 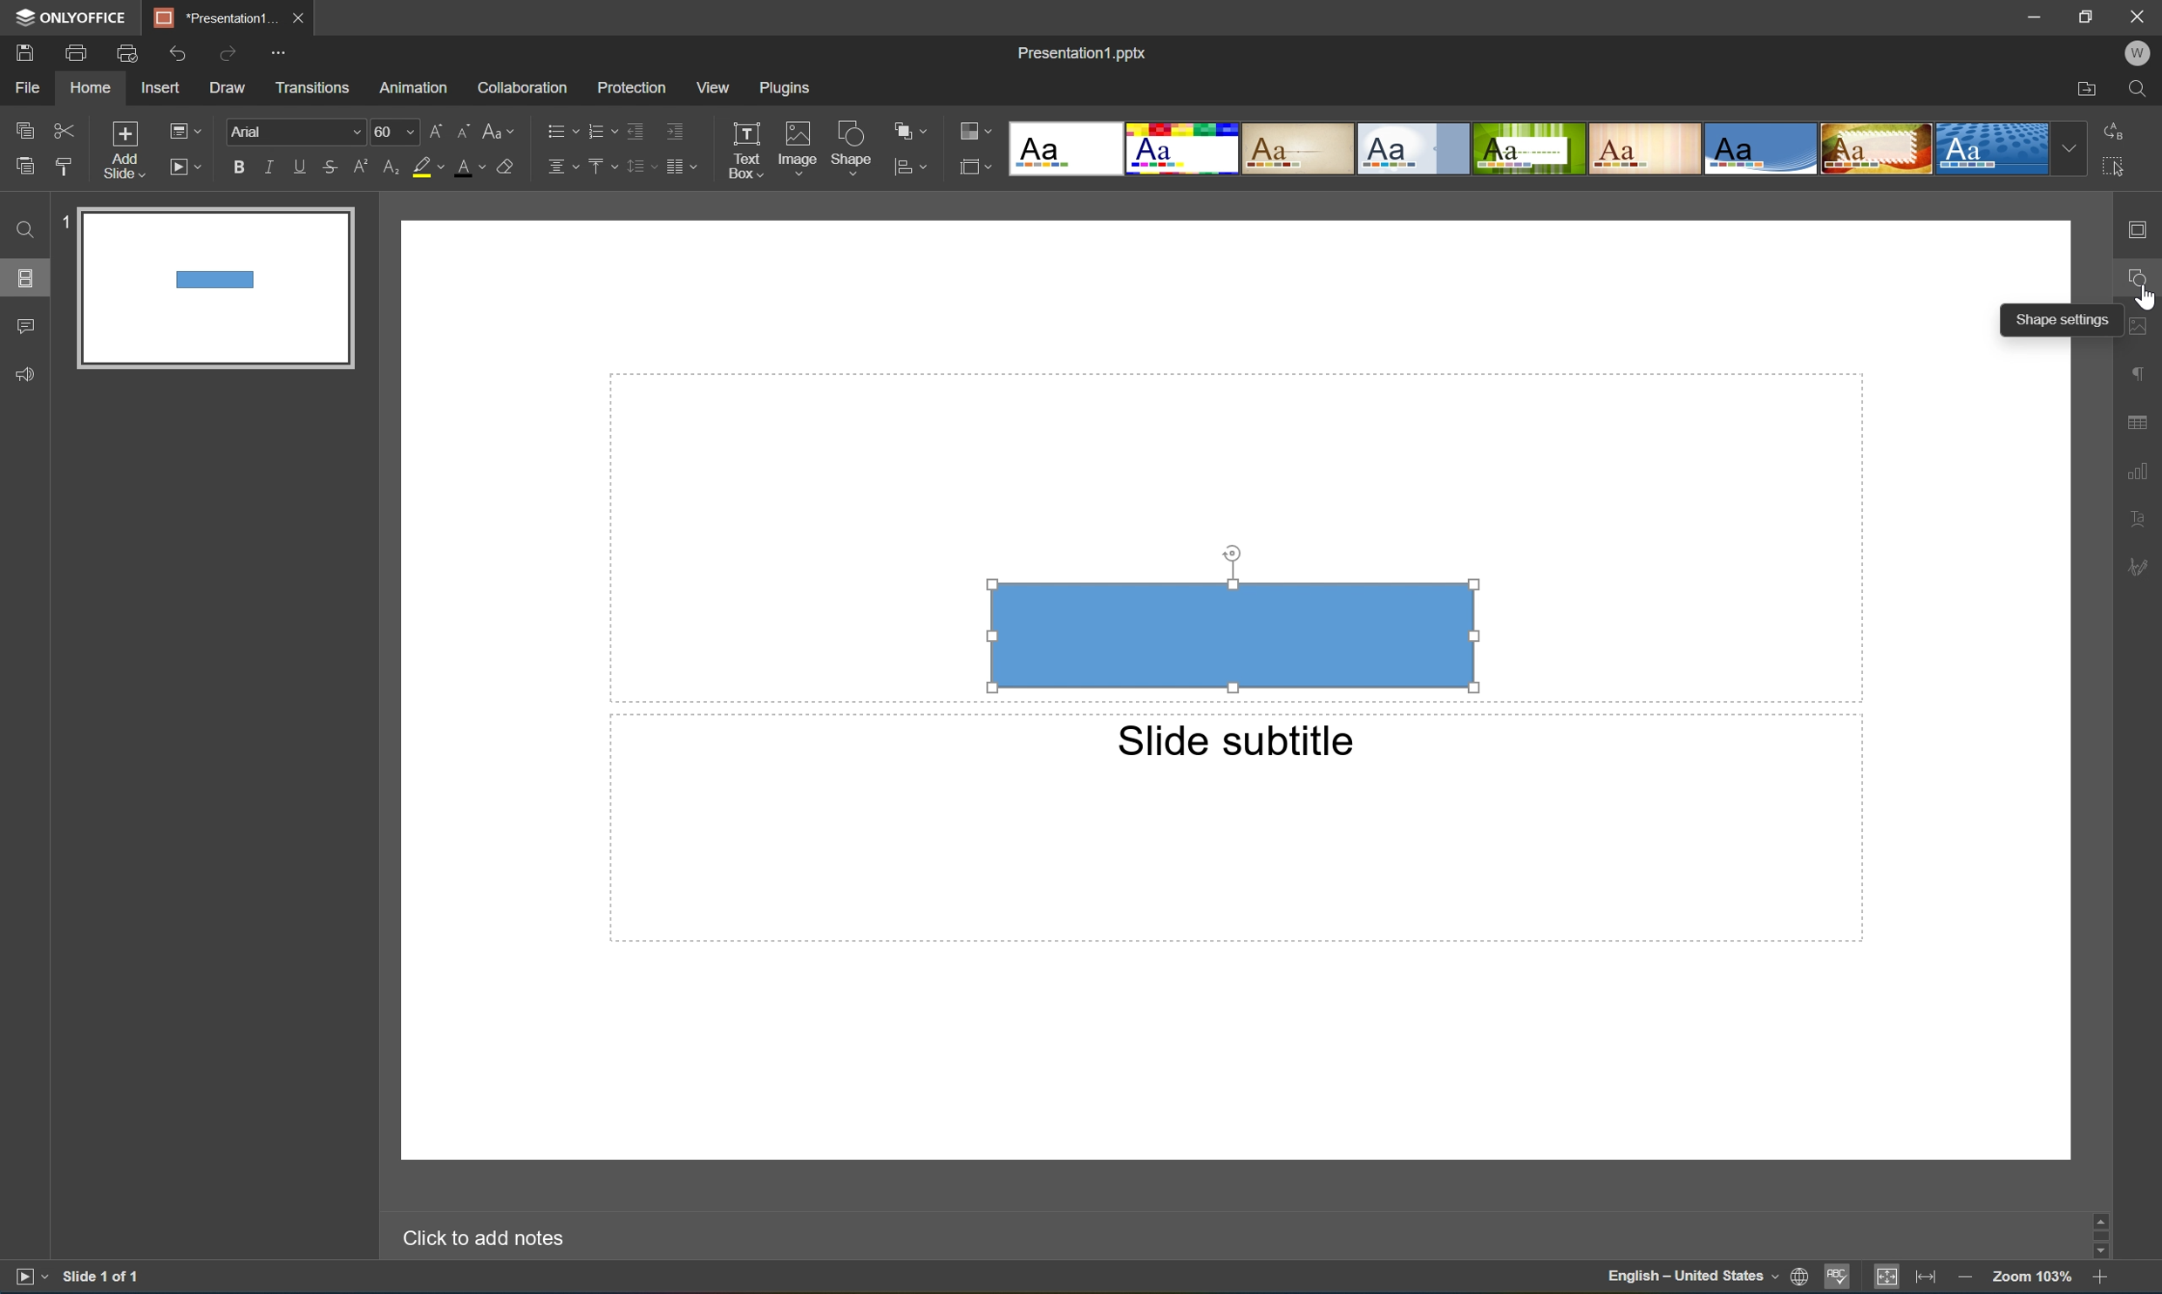 What do you see at coordinates (385, 168) in the screenshot?
I see `Subscript` at bounding box center [385, 168].